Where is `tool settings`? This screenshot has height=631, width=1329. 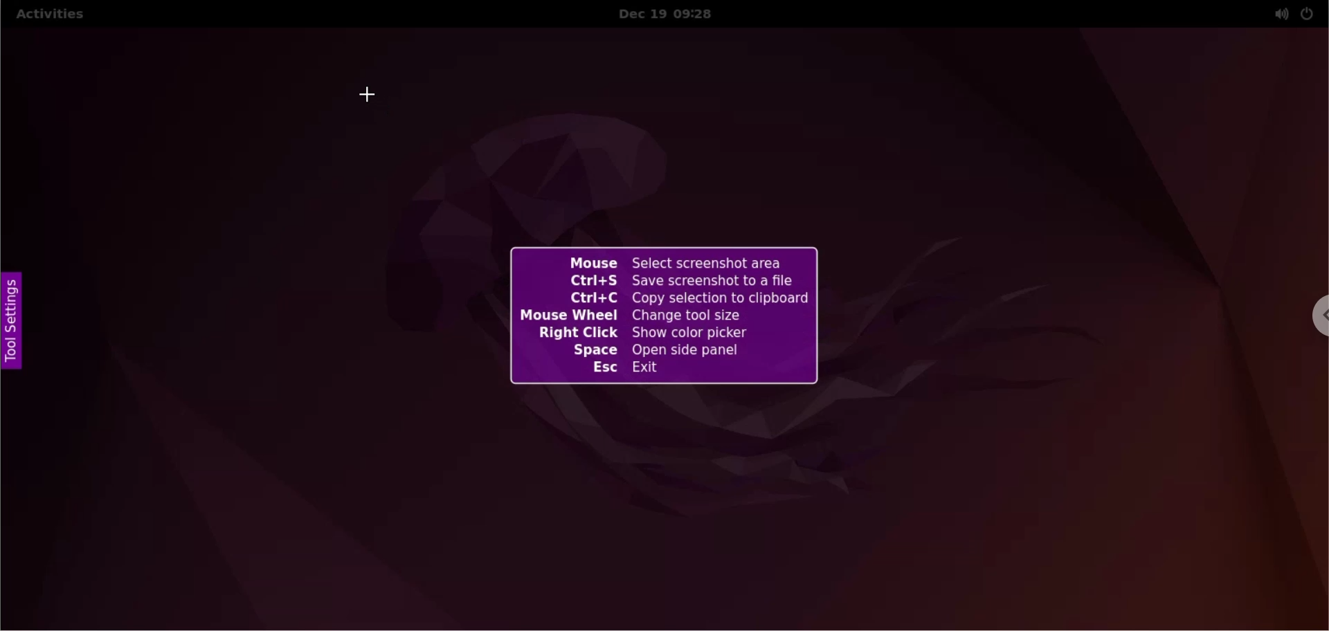
tool settings is located at coordinates (16, 325).